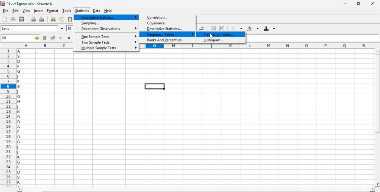  I want to click on cursor, so click(211, 36).